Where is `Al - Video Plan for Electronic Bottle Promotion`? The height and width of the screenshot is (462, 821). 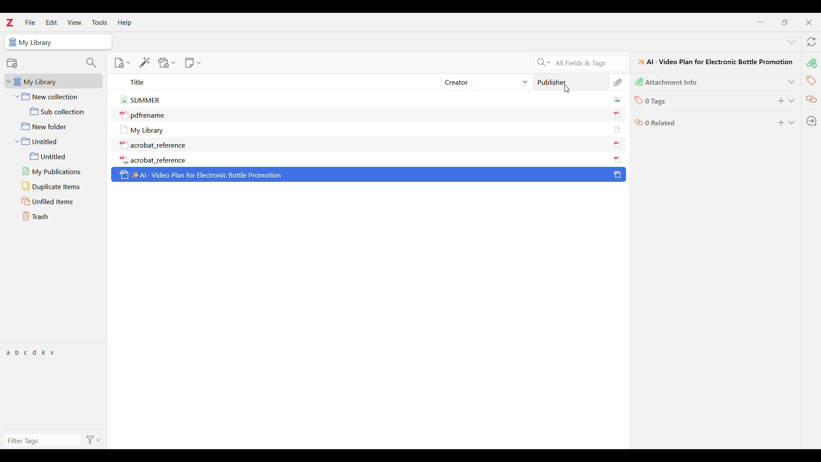 Al - Video Plan for Electronic Bottle Promotion is located at coordinates (201, 175).